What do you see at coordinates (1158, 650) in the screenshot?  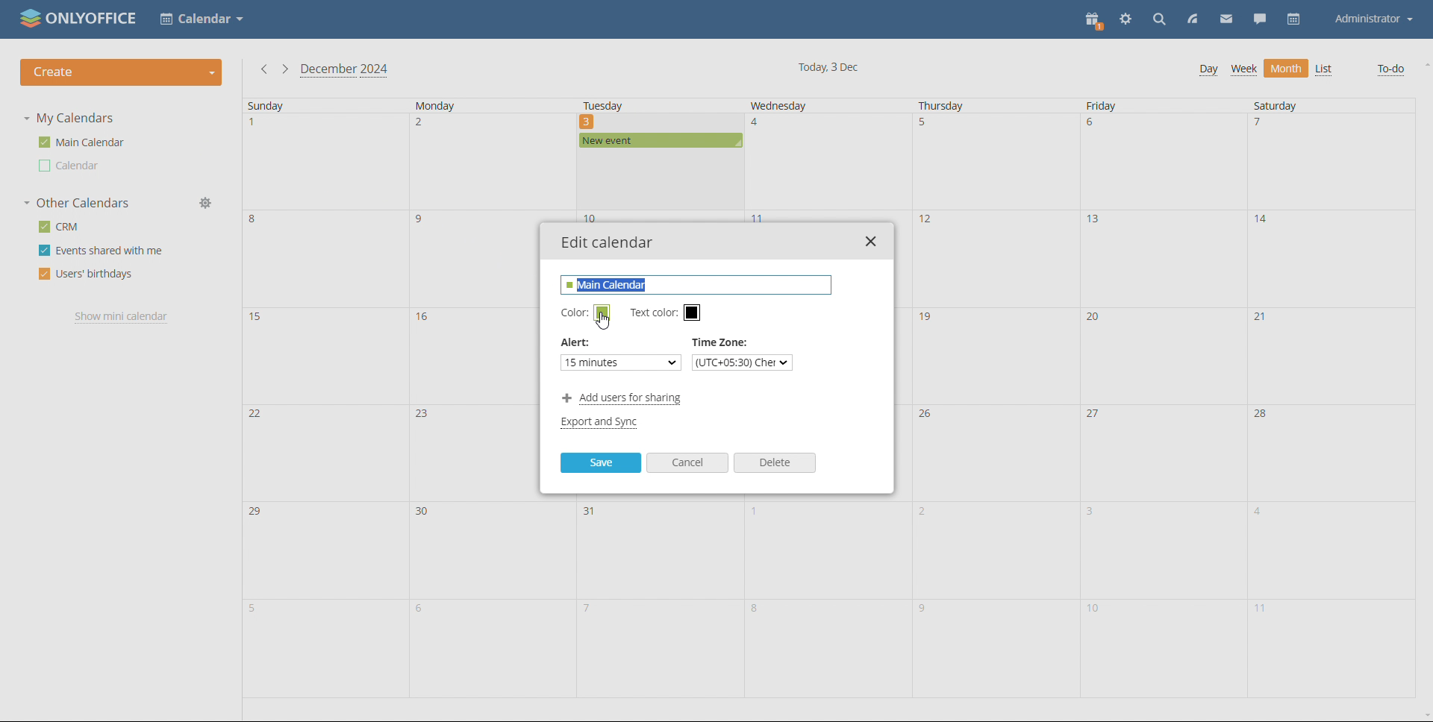 I see `date` at bounding box center [1158, 650].